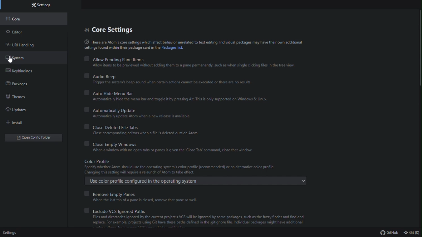  What do you see at coordinates (144, 200) in the screenshot?
I see `When the last tab of a pane is closed, remove that pane as well.` at bounding box center [144, 200].